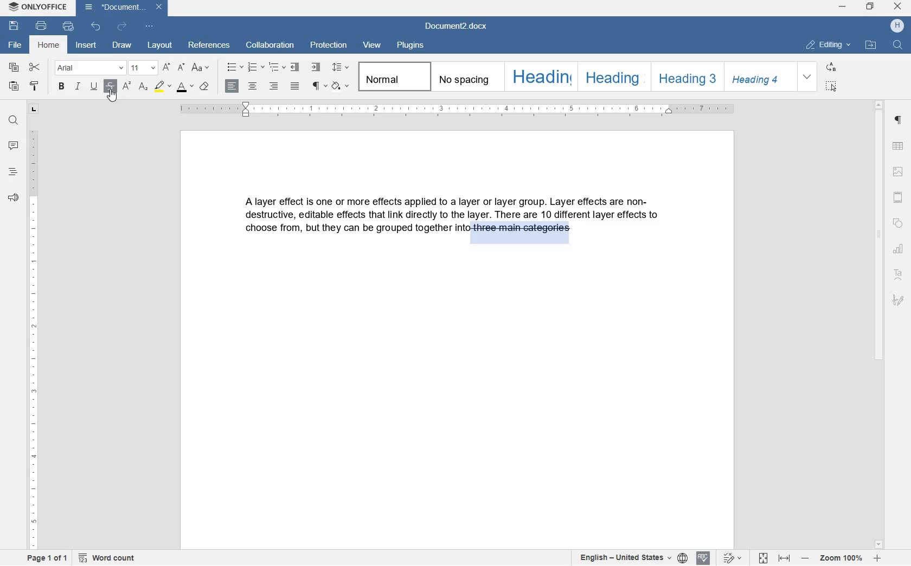 This screenshot has height=566, width=911. I want to click on word count, so click(107, 558).